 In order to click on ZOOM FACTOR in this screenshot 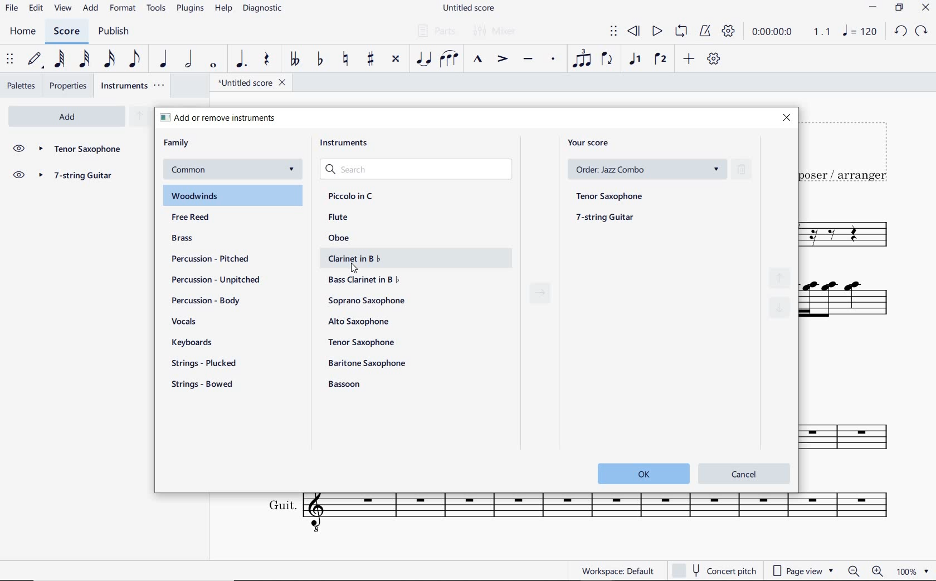, I will do `click(912, 570)`.